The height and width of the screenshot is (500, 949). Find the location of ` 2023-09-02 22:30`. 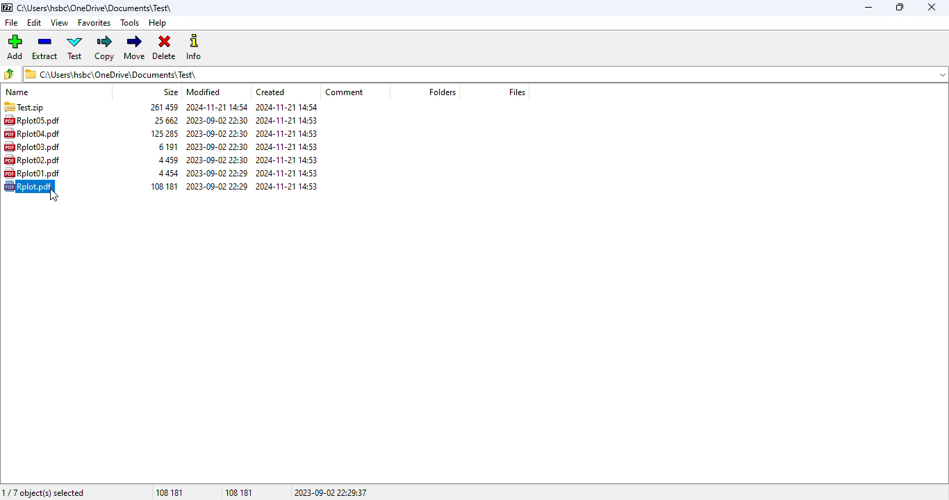

 2023-09-02 22:30 is located at coordinates (214, 159).